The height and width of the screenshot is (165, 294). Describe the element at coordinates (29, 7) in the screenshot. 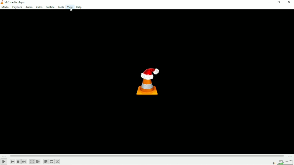

I see `Audio` at that location.